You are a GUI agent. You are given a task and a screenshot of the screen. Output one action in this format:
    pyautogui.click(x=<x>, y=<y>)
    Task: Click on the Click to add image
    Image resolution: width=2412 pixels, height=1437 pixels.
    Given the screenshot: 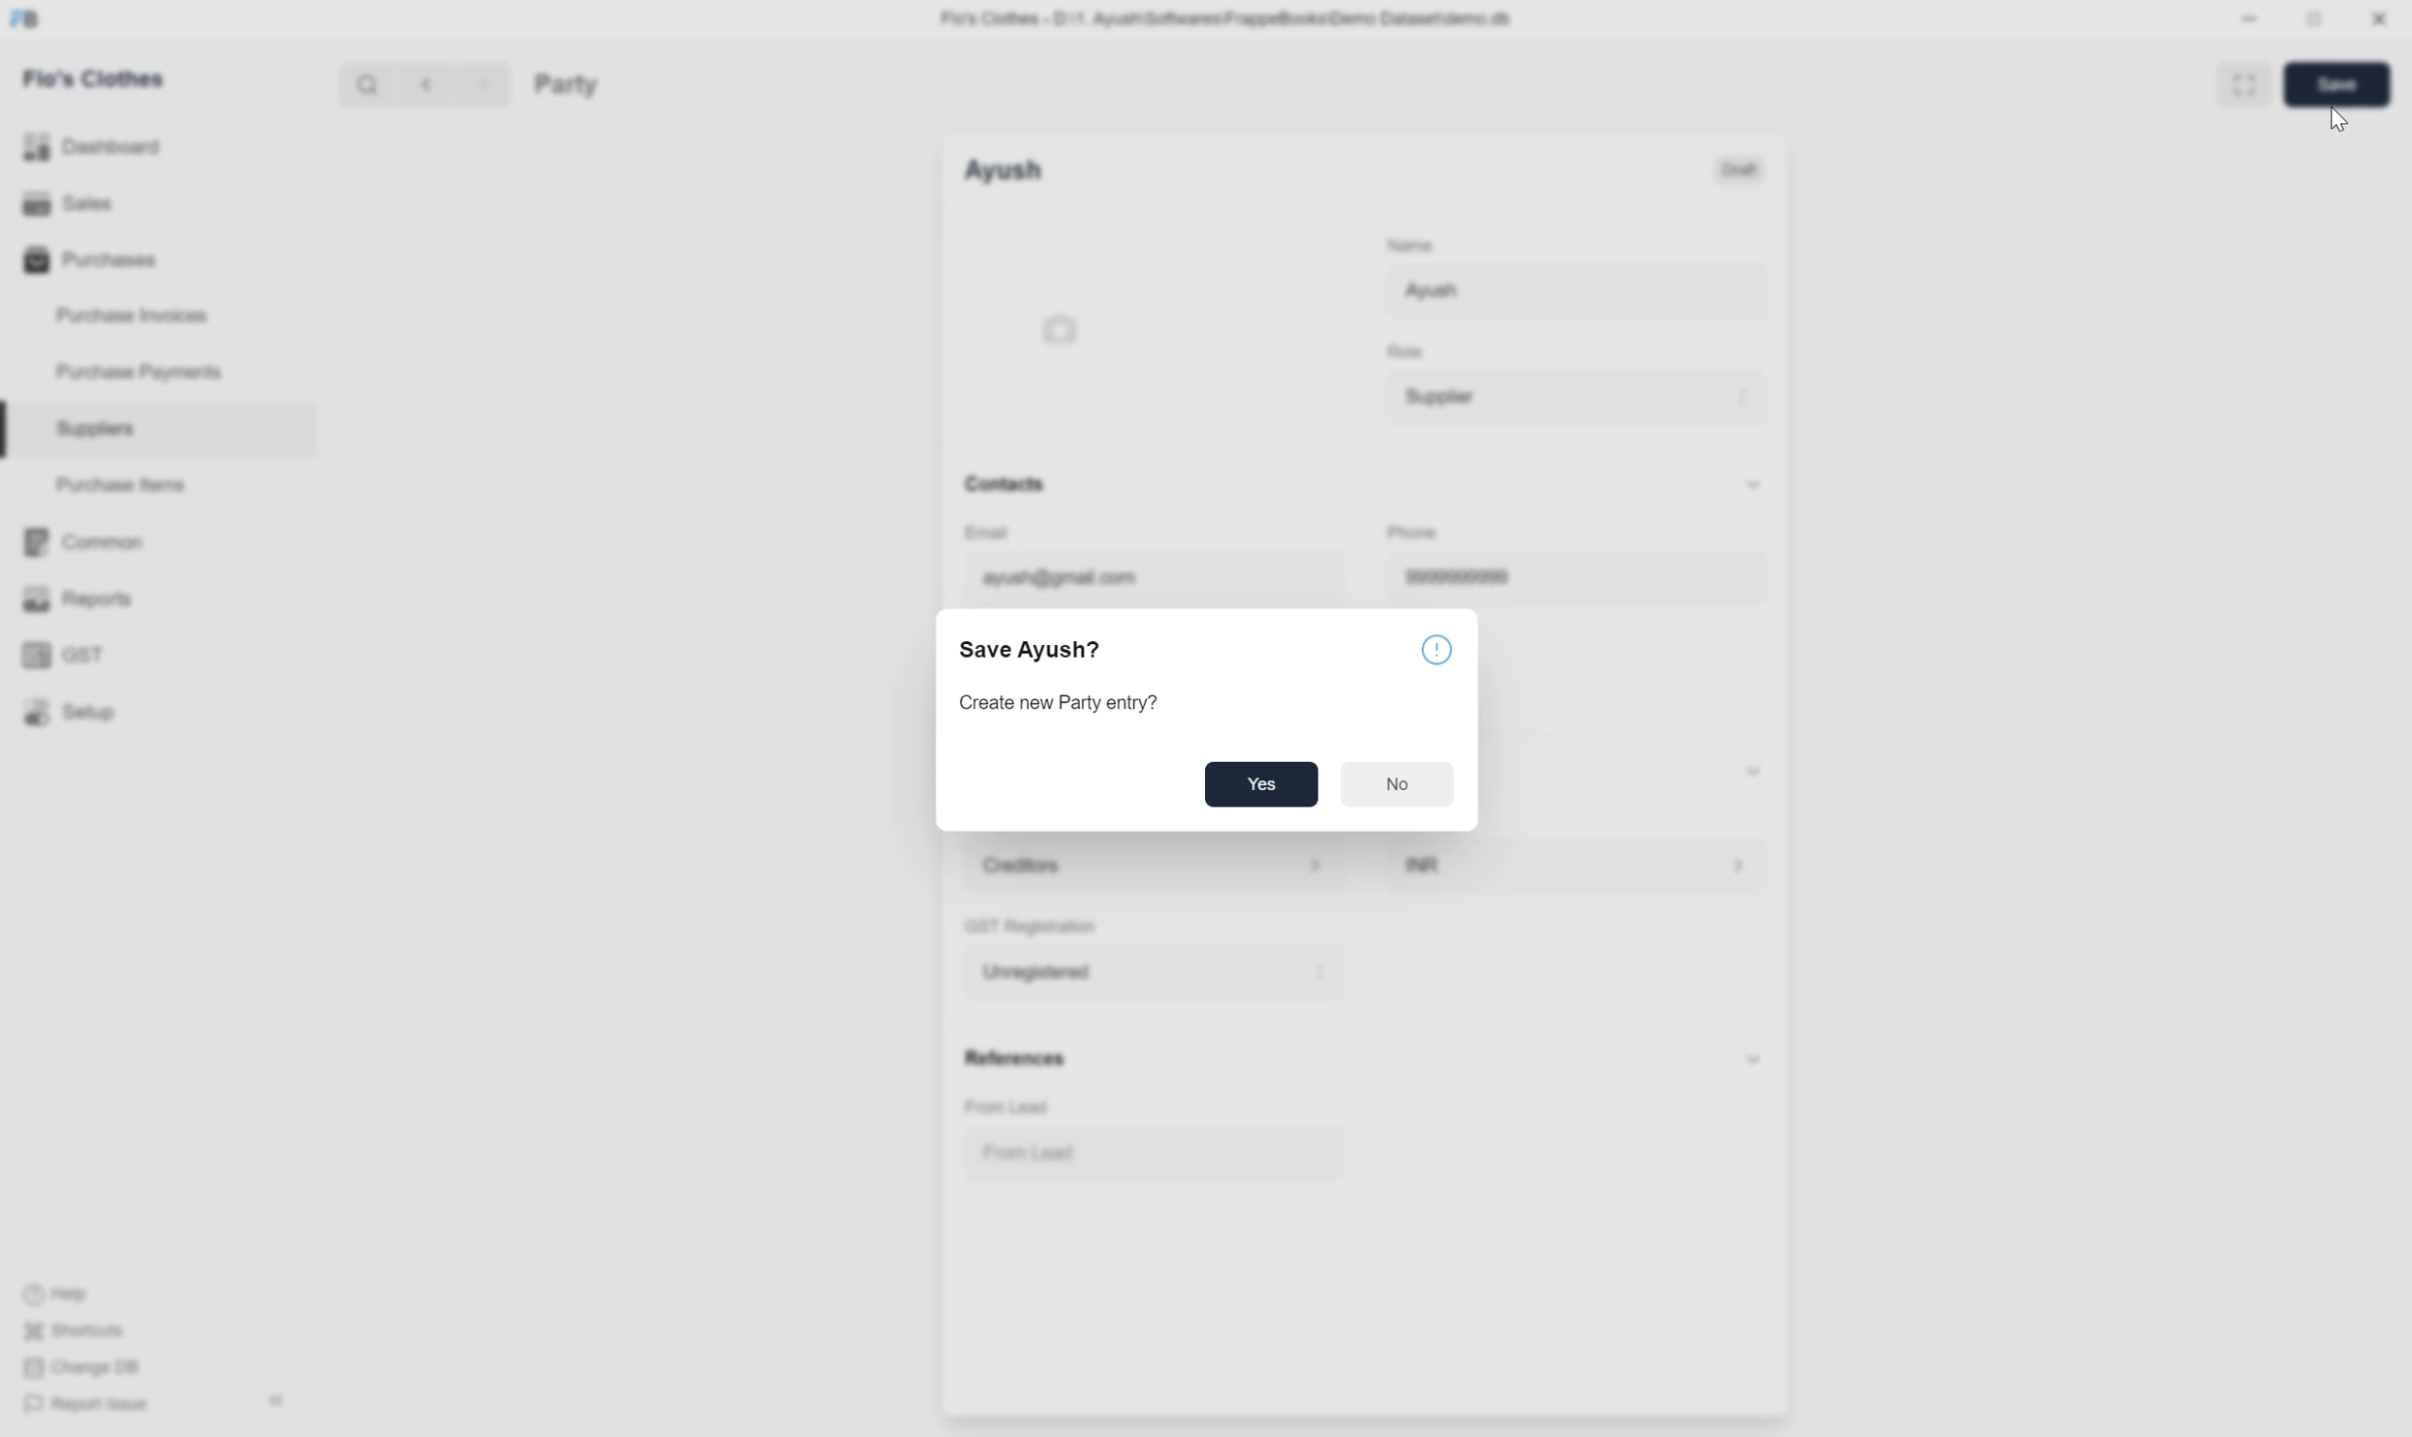 What is the action you would take?
    pyautogui.click(x=1061, y=327)
    